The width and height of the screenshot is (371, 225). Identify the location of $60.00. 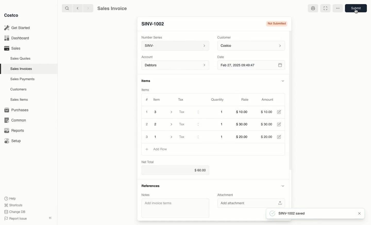
(178, 170).